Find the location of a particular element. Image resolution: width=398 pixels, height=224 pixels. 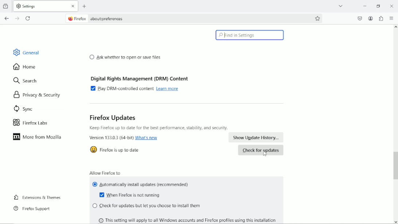

bookmark this page is located at coordinates (318, 18).